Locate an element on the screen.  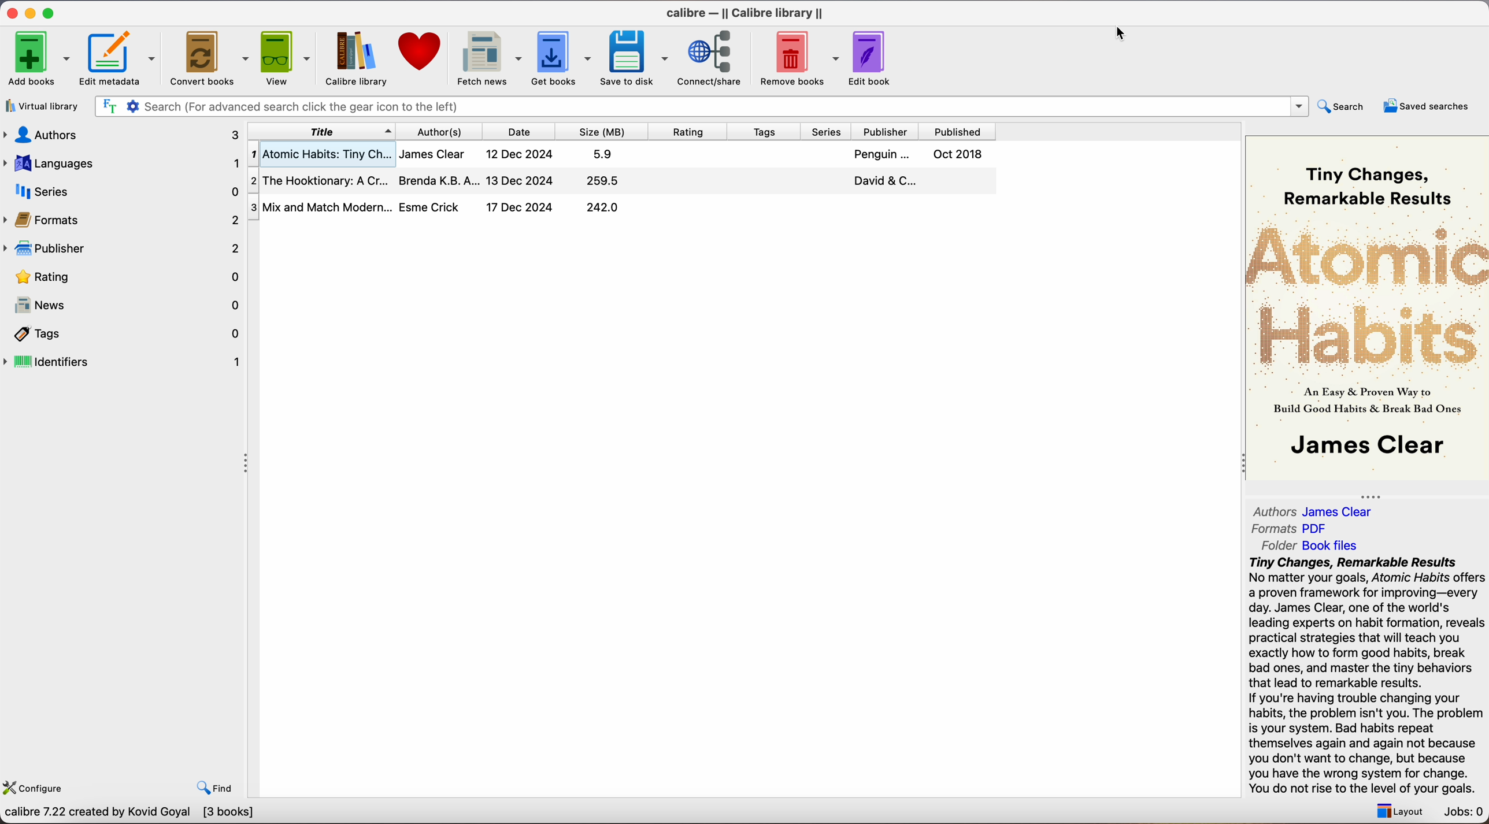
layout is located at coordinates (1397, 811).